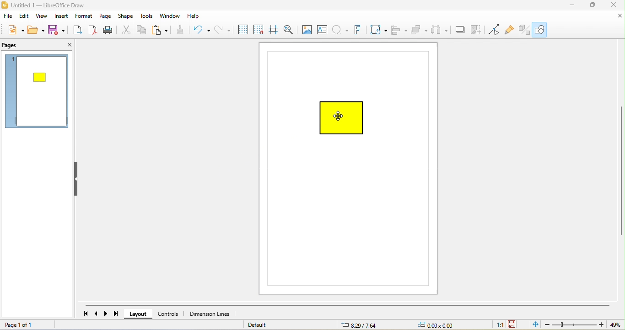 Image resolution: width=625 pixels, height=330 pixels. I want to click on text box, so click(323, 29).